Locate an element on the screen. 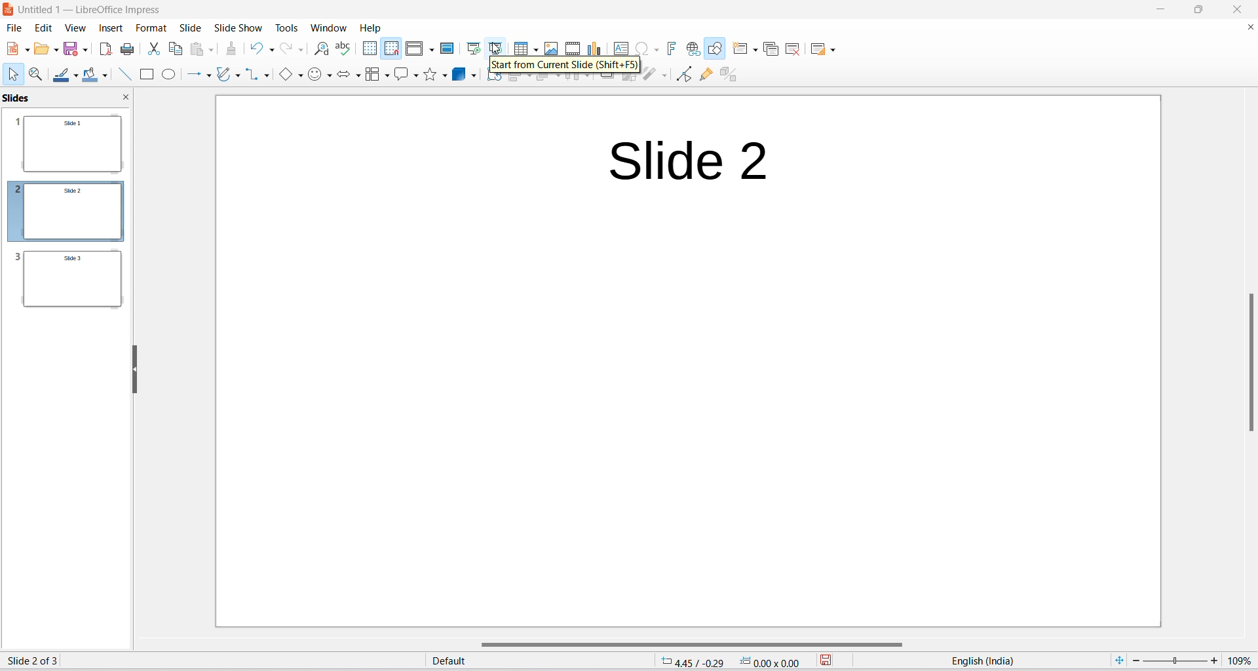 This screenshot has height=671, width=1258. hover text is located at coordinates (567, 66).